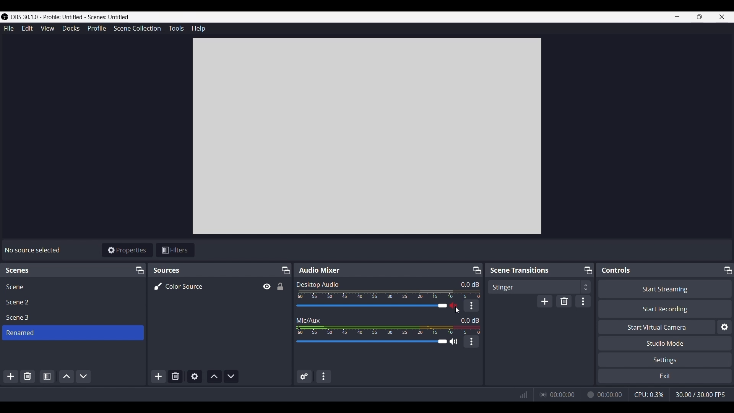 The height and width of the screenshot is (413, 734). Describe the element at coordinates (477, 270) in the screenshot. I see `Float Audio mixer panel` at that location.